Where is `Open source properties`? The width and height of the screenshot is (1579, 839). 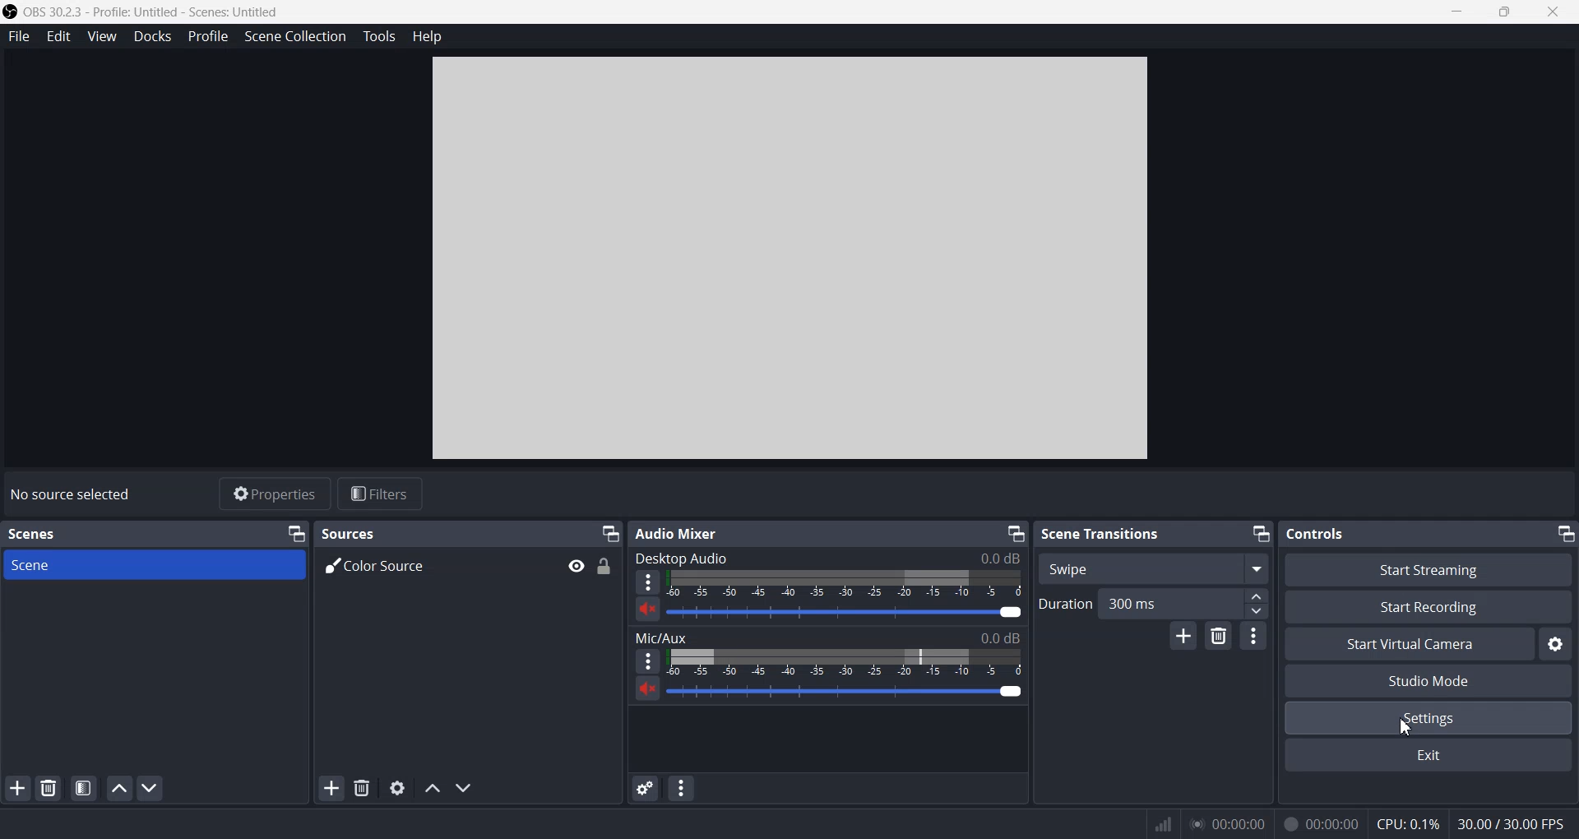 Open source properties is located at coordinates (396, 788).